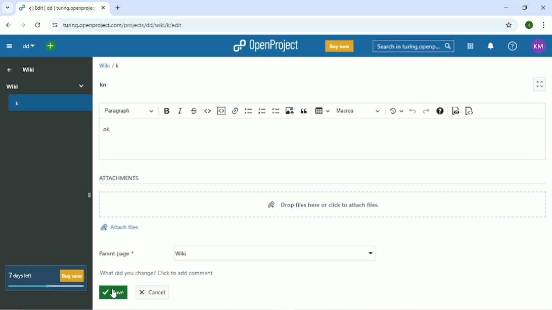 The width and height of the screenshot is (552, 310). I want to click on Collapse project menu, so click(9, 47).